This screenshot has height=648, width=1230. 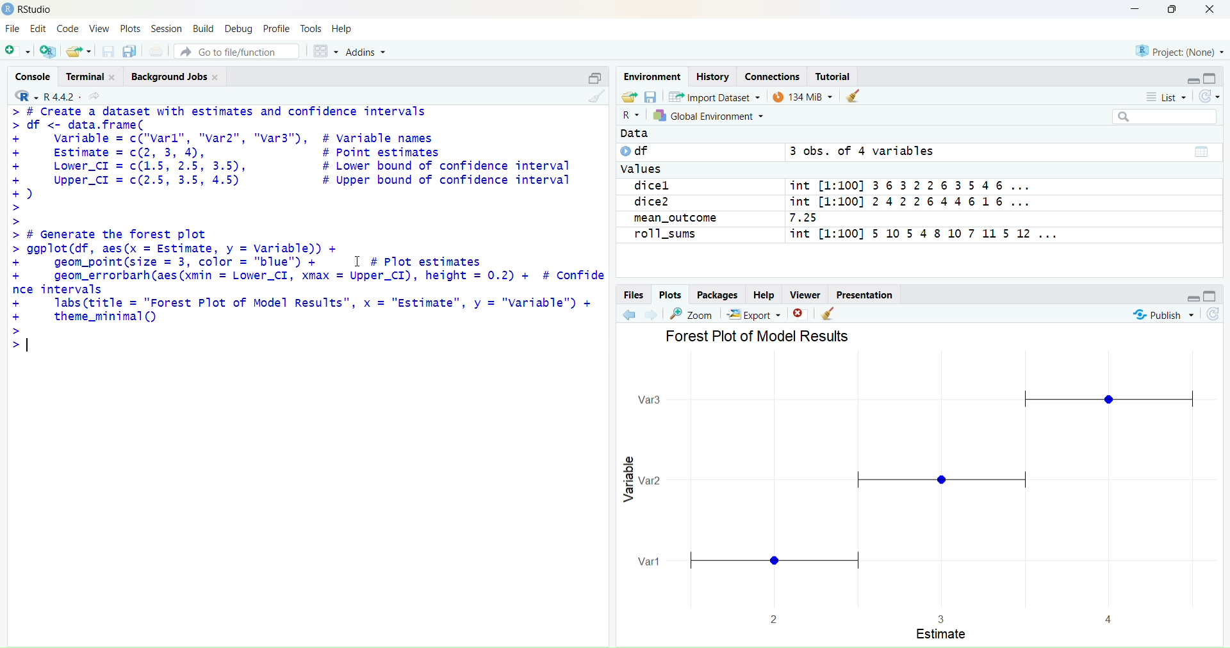 What do you see at coordinates (801, 95) in the screenshot?
I see `134 MB` at bounding box center [801, 95].